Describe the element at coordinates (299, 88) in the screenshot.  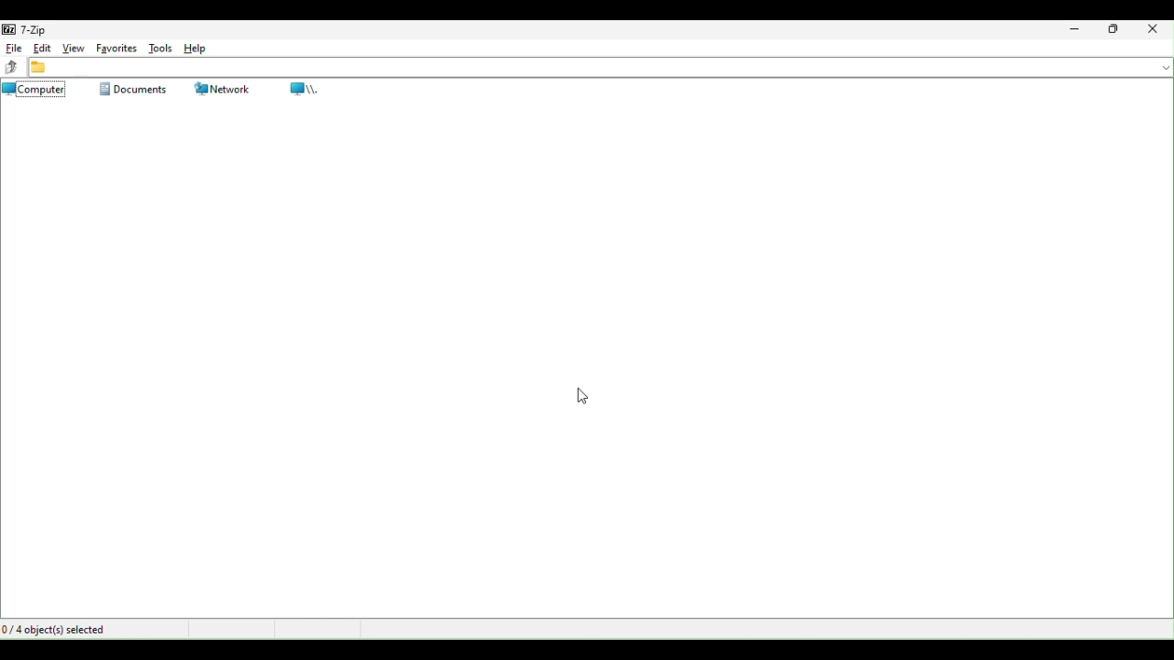
I see `root` at that location.